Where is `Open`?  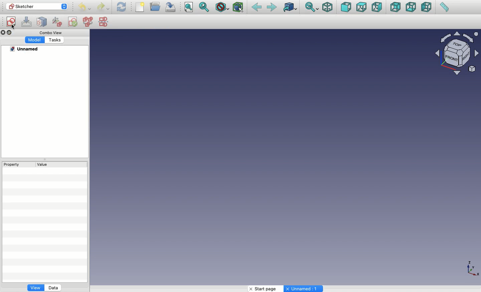
Open is located at coordinates (156, 6).